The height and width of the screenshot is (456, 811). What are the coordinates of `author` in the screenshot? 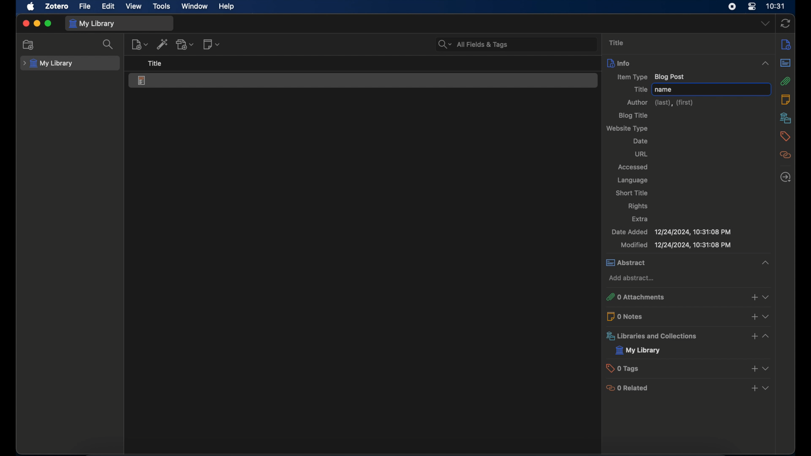 It's located at (660, 103).